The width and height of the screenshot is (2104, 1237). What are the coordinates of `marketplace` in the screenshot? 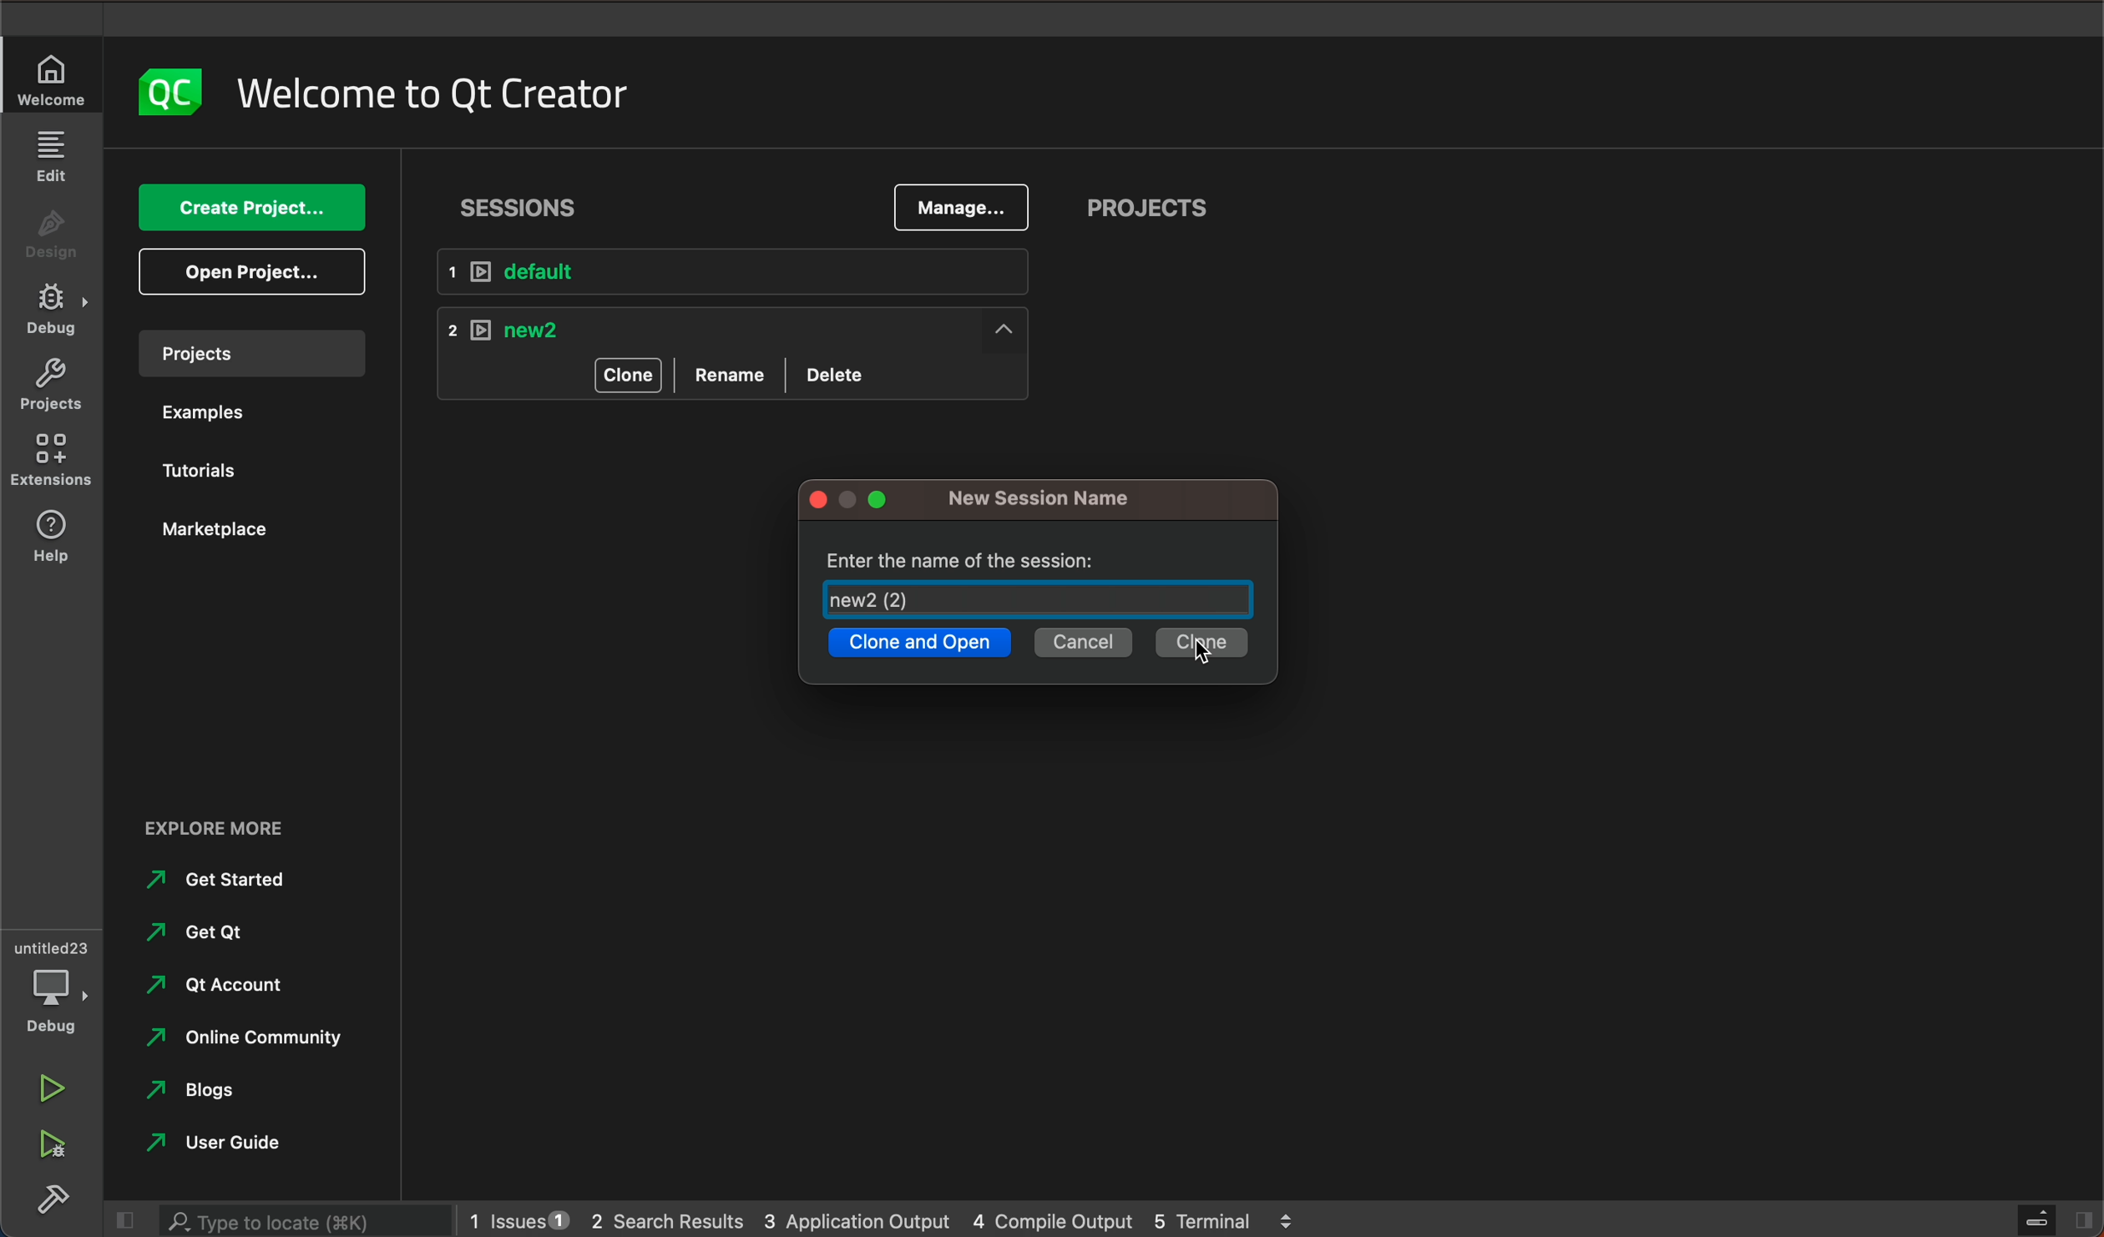 It's located at (212, 528).